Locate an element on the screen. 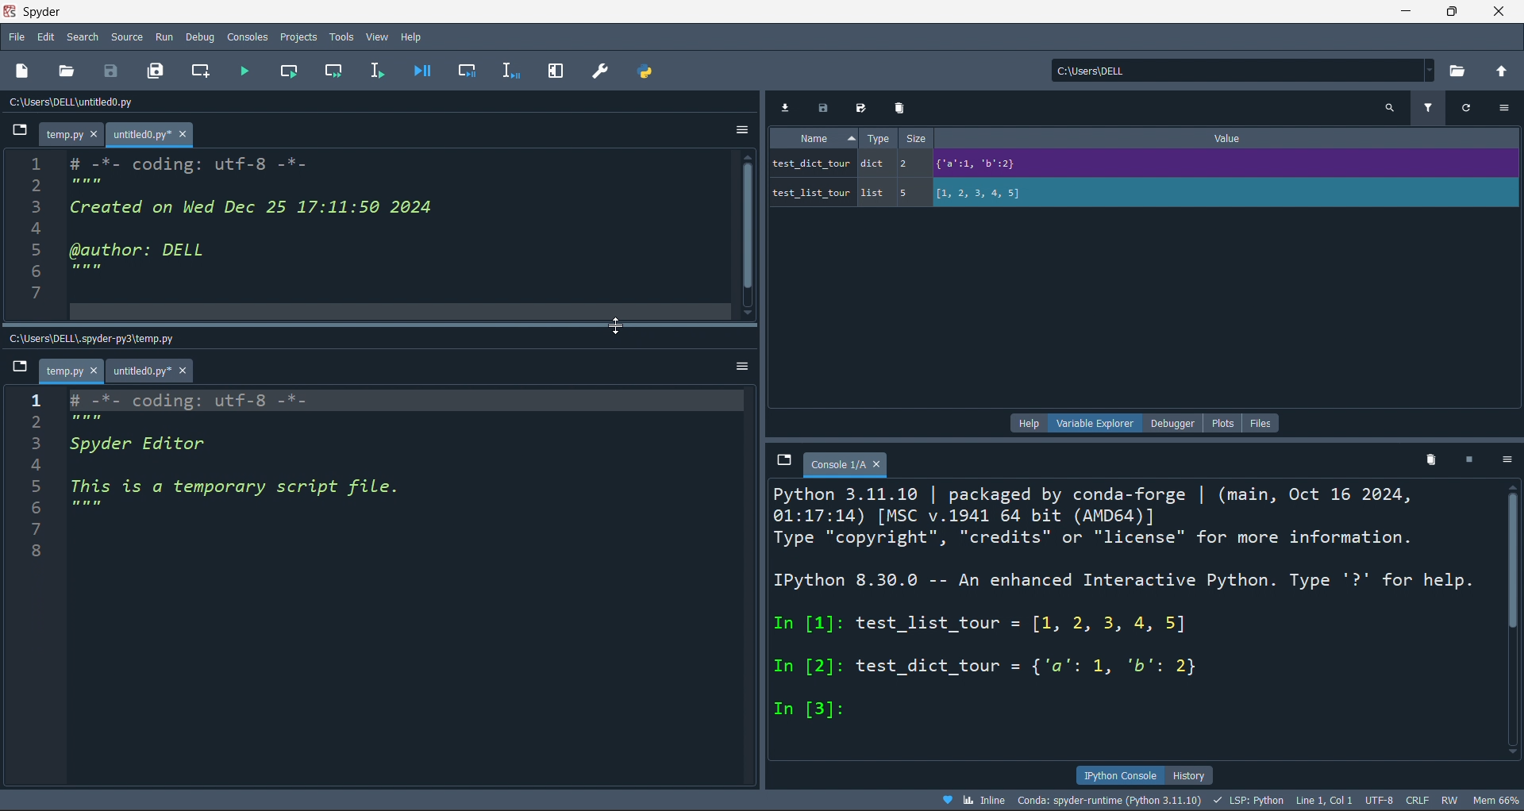 The image size is (1524, 811). 4 is located at coordinates (45, 229).